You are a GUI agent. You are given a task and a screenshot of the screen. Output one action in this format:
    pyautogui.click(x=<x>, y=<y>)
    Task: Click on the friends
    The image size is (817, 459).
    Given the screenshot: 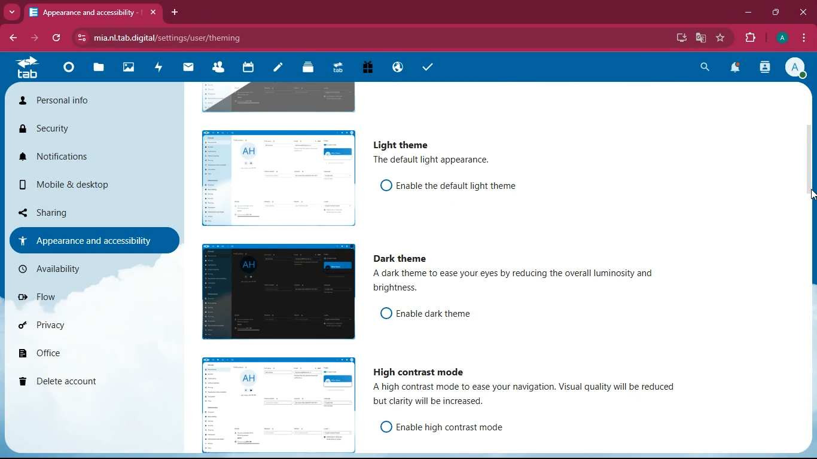 What is the action you would take?
    pyautogui.click(x=217, y=69)
    